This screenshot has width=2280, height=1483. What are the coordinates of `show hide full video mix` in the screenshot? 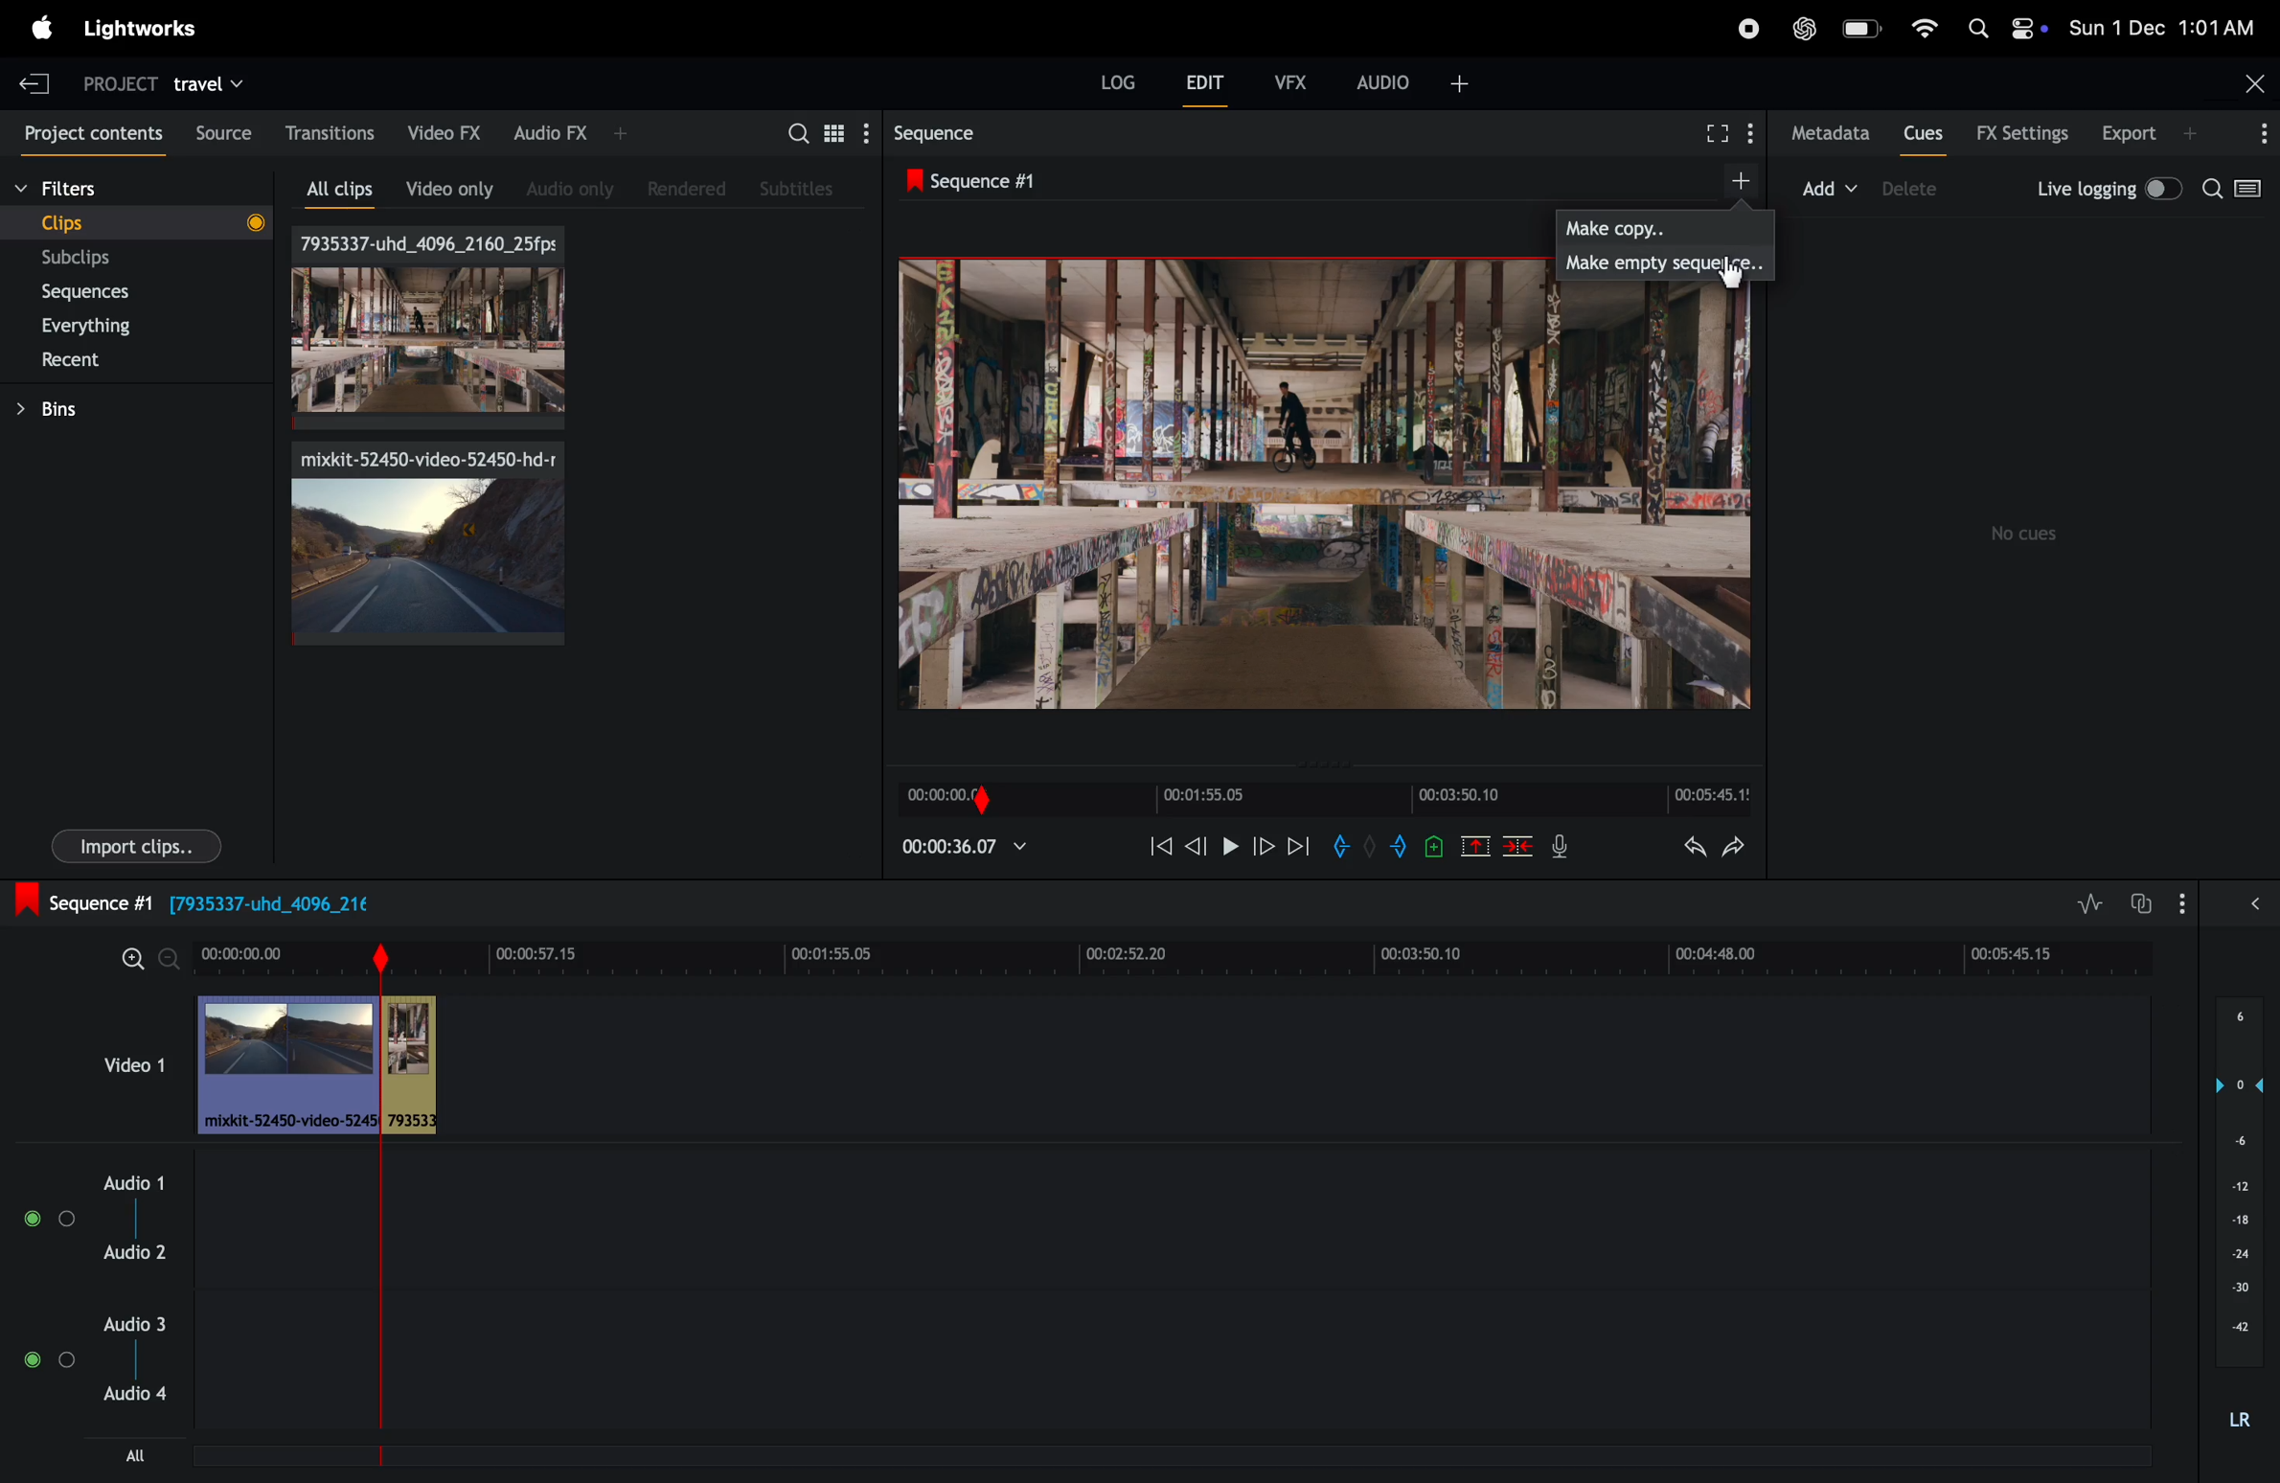 It's located at (2255, 903).